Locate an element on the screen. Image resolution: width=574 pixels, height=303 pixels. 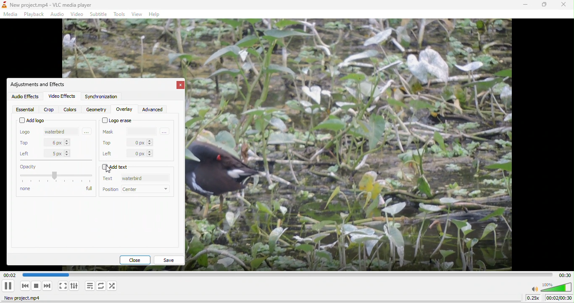
total time is located at coordinates (563, 274).